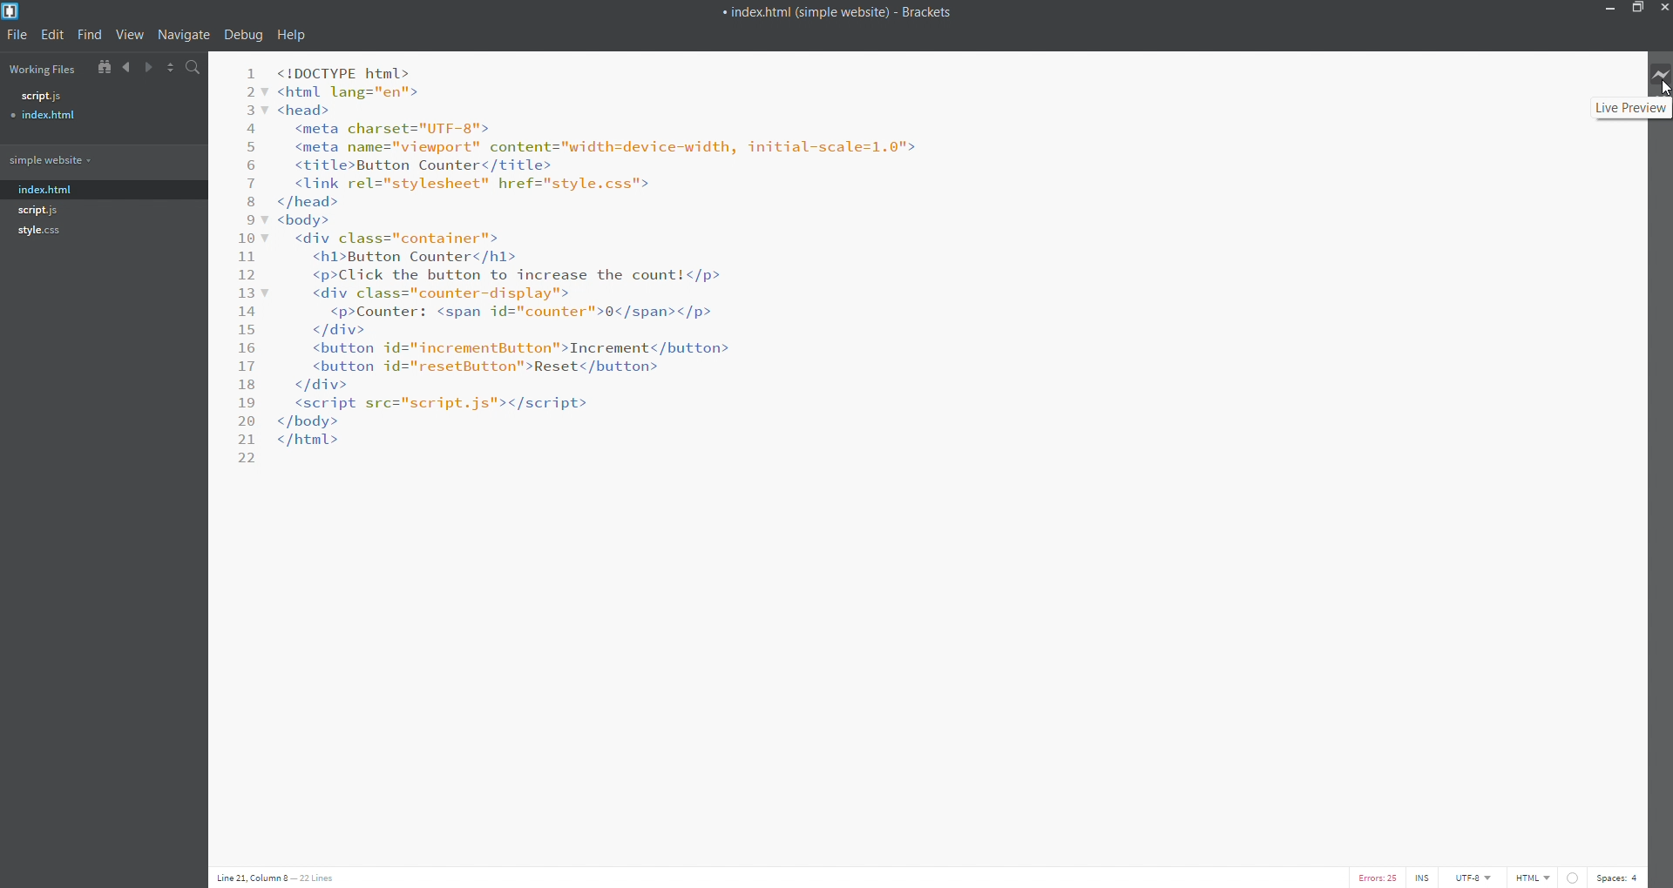  What do you see at coordinates (150, 67) in the screenshot?
I see `navigate forward` at bounding box center [150, 67].